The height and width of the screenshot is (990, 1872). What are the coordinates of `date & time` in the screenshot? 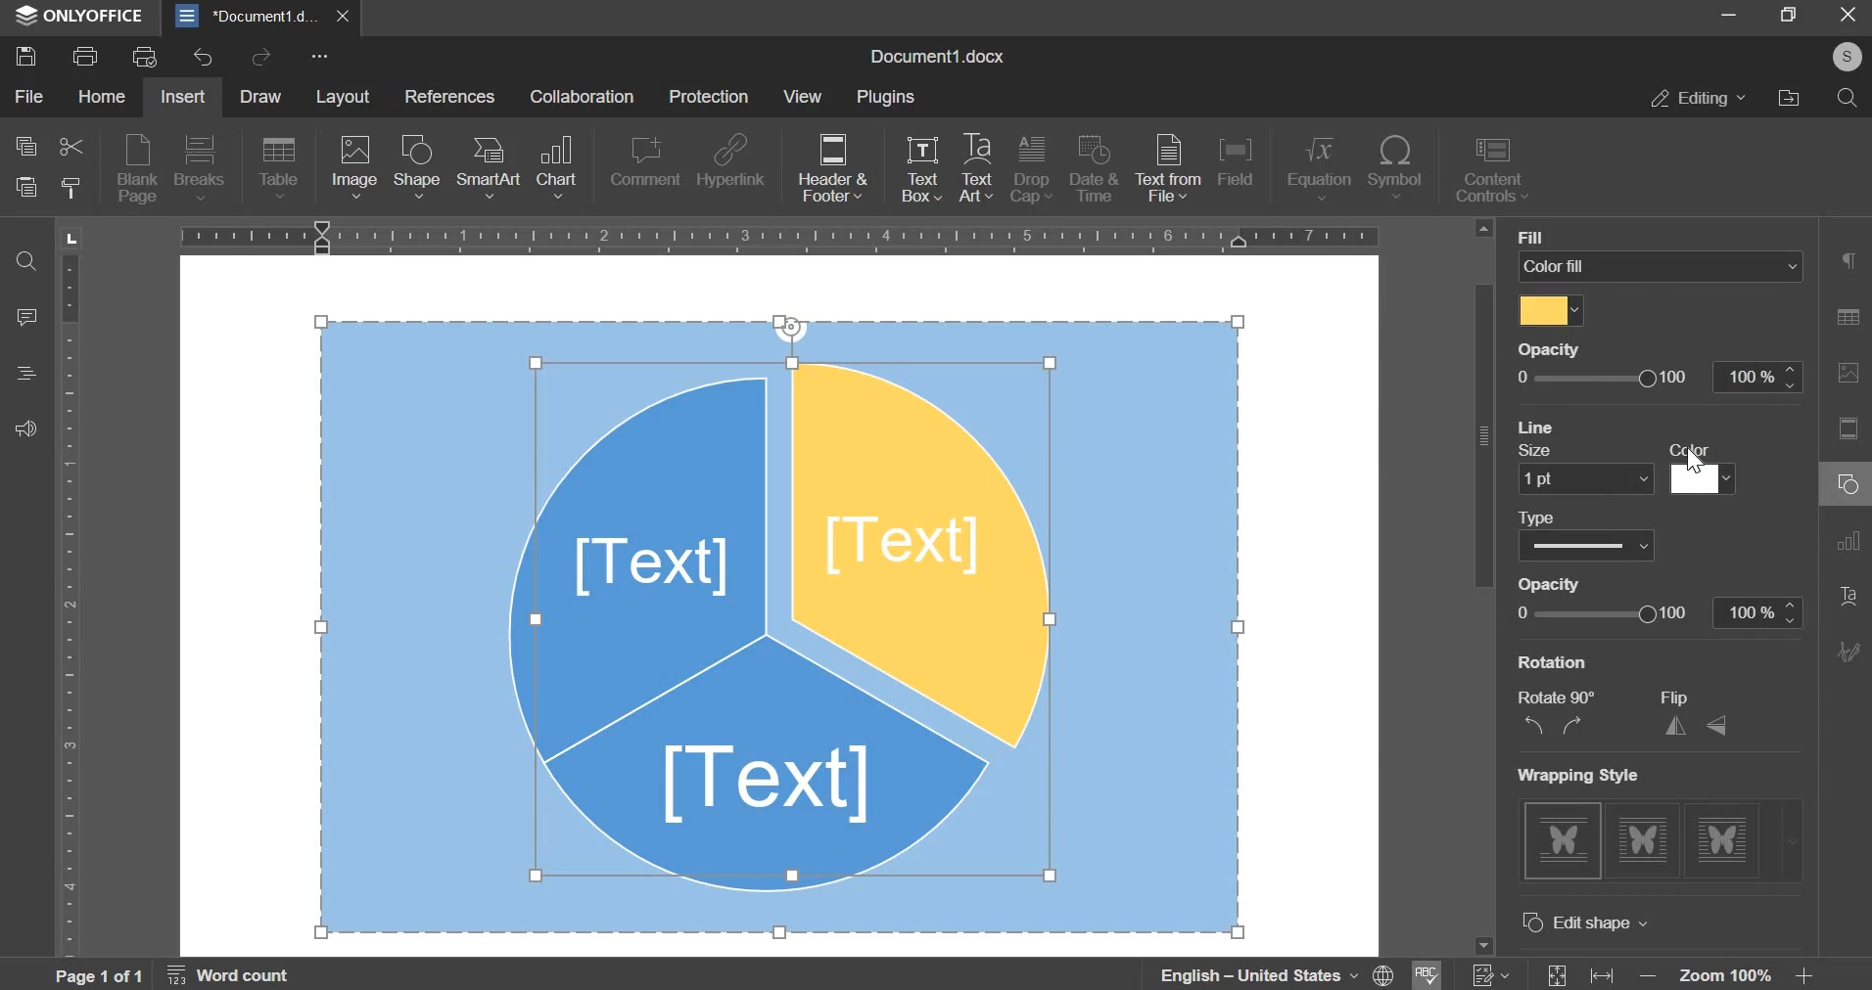 It's located at (1094, 167).